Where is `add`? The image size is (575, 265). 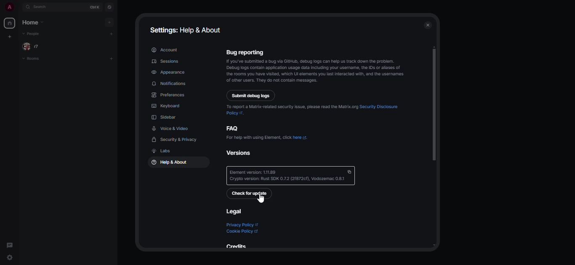 add is located at coordinates (110, 58).